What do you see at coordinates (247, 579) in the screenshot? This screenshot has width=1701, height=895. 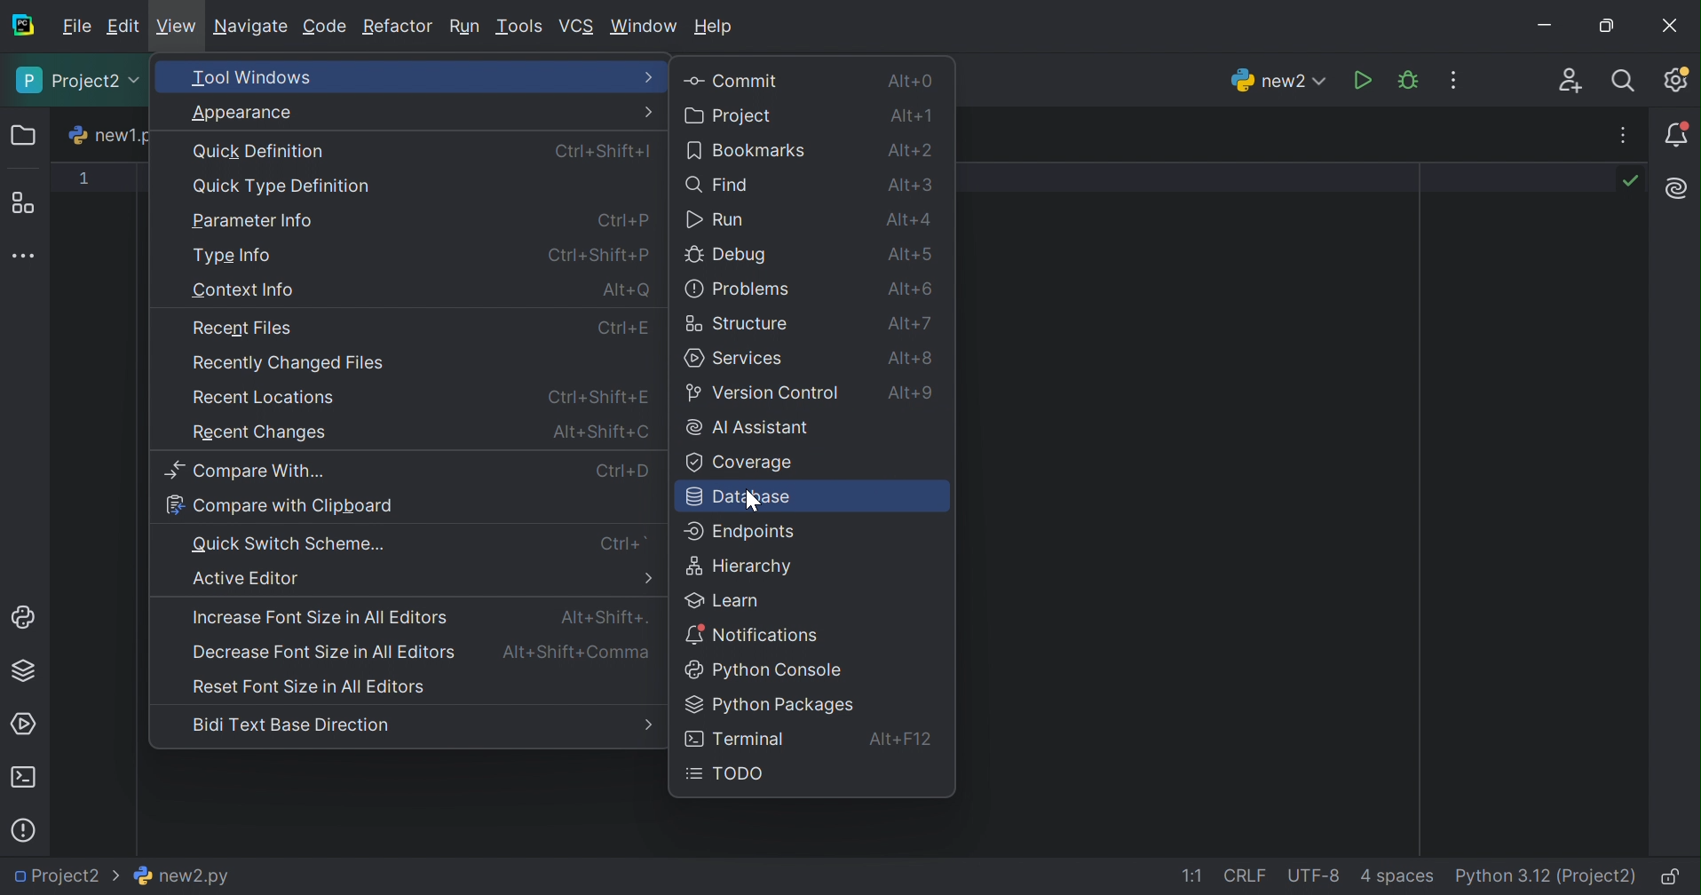 I see `Active Editor` at bounding box center [247, 579].